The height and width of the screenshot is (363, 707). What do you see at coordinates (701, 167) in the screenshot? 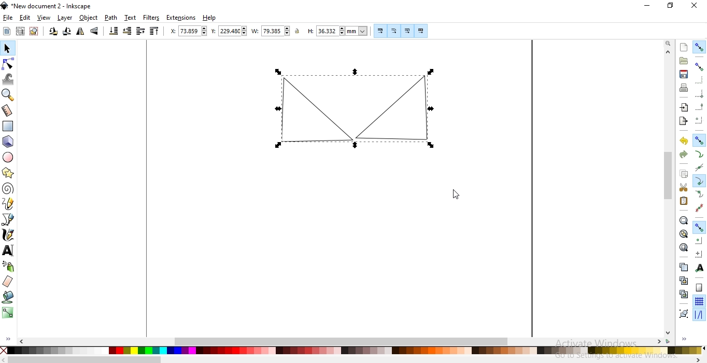
I see `snap to path intersections` at bounding box center [701, 167].